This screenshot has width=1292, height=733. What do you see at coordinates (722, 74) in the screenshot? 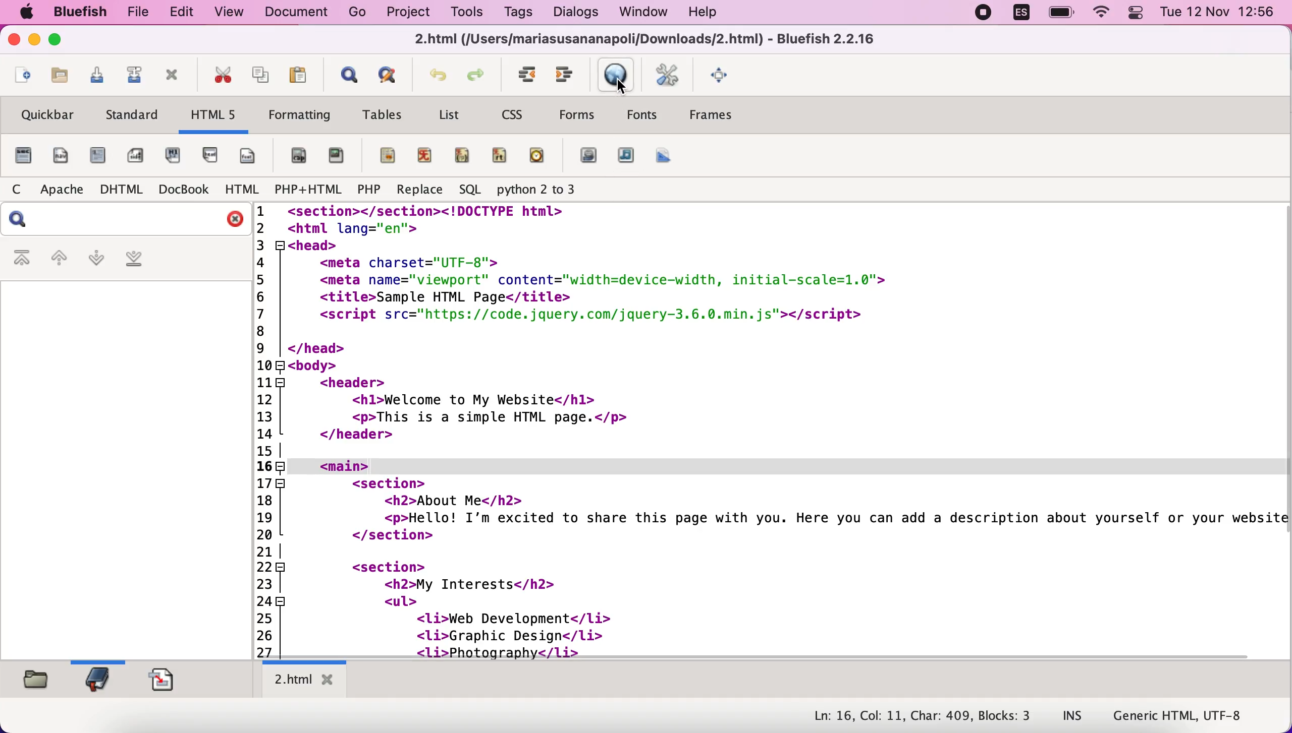
I see `full screen` at bounding box center [722, 74].